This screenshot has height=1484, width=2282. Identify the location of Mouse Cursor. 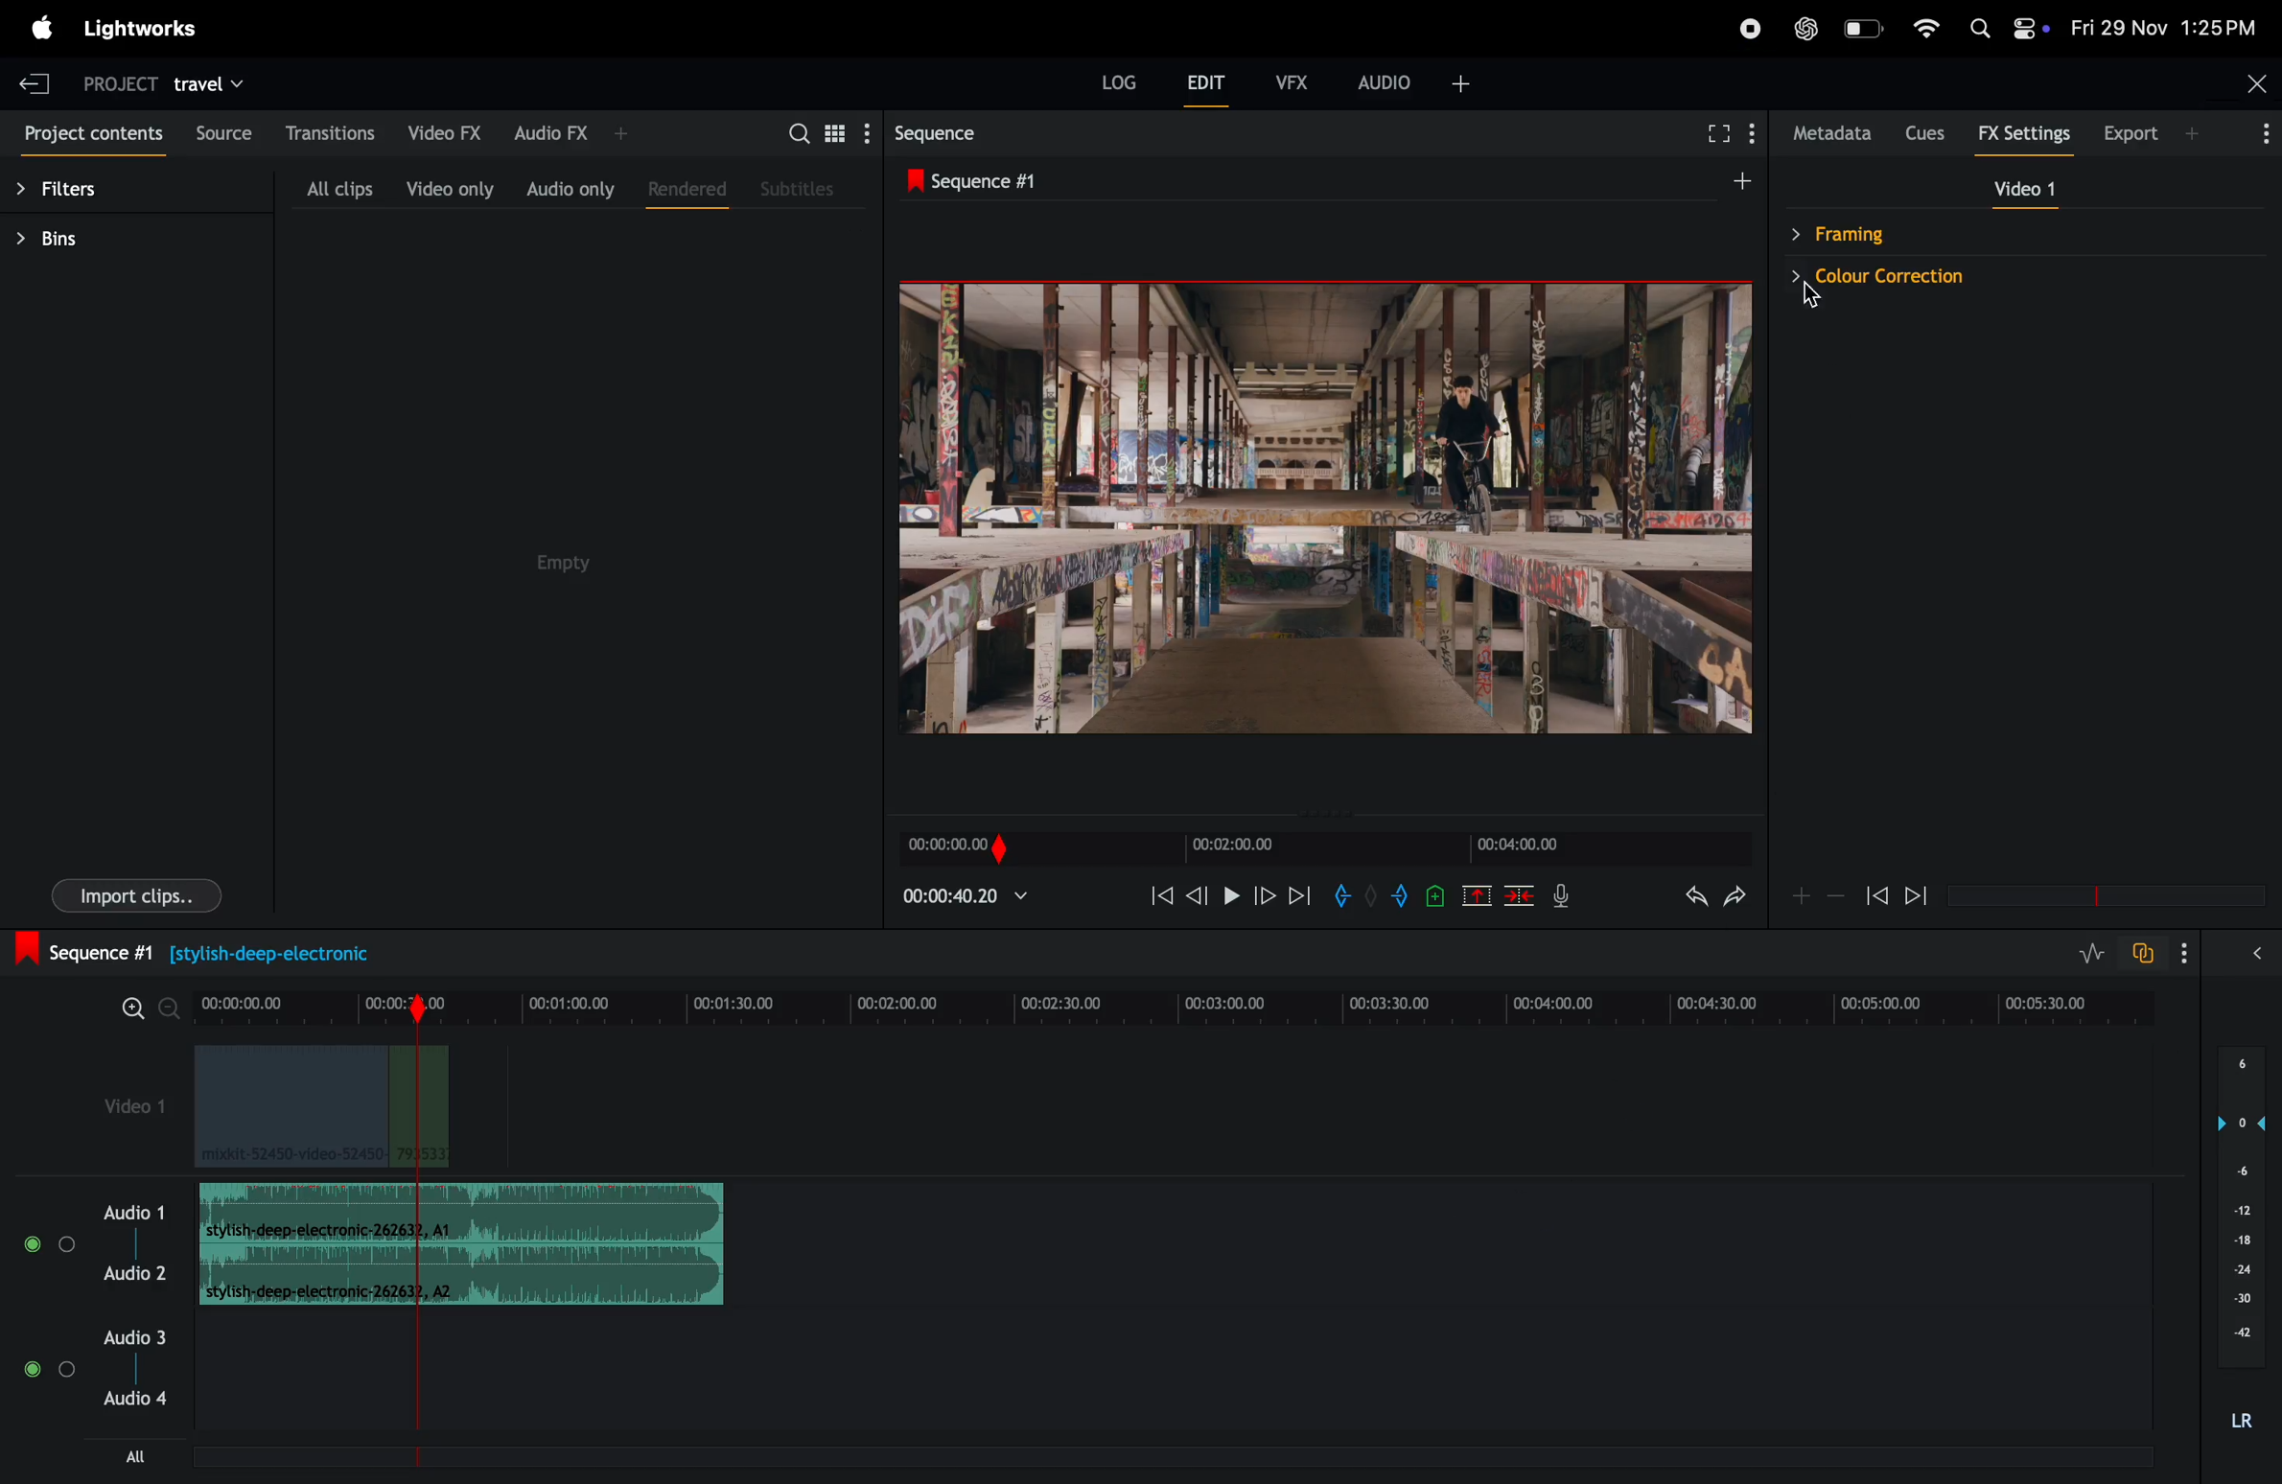
(1807, 295).